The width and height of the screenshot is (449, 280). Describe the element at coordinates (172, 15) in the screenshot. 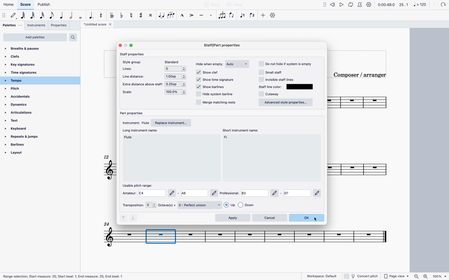

I see `slur` at that location.